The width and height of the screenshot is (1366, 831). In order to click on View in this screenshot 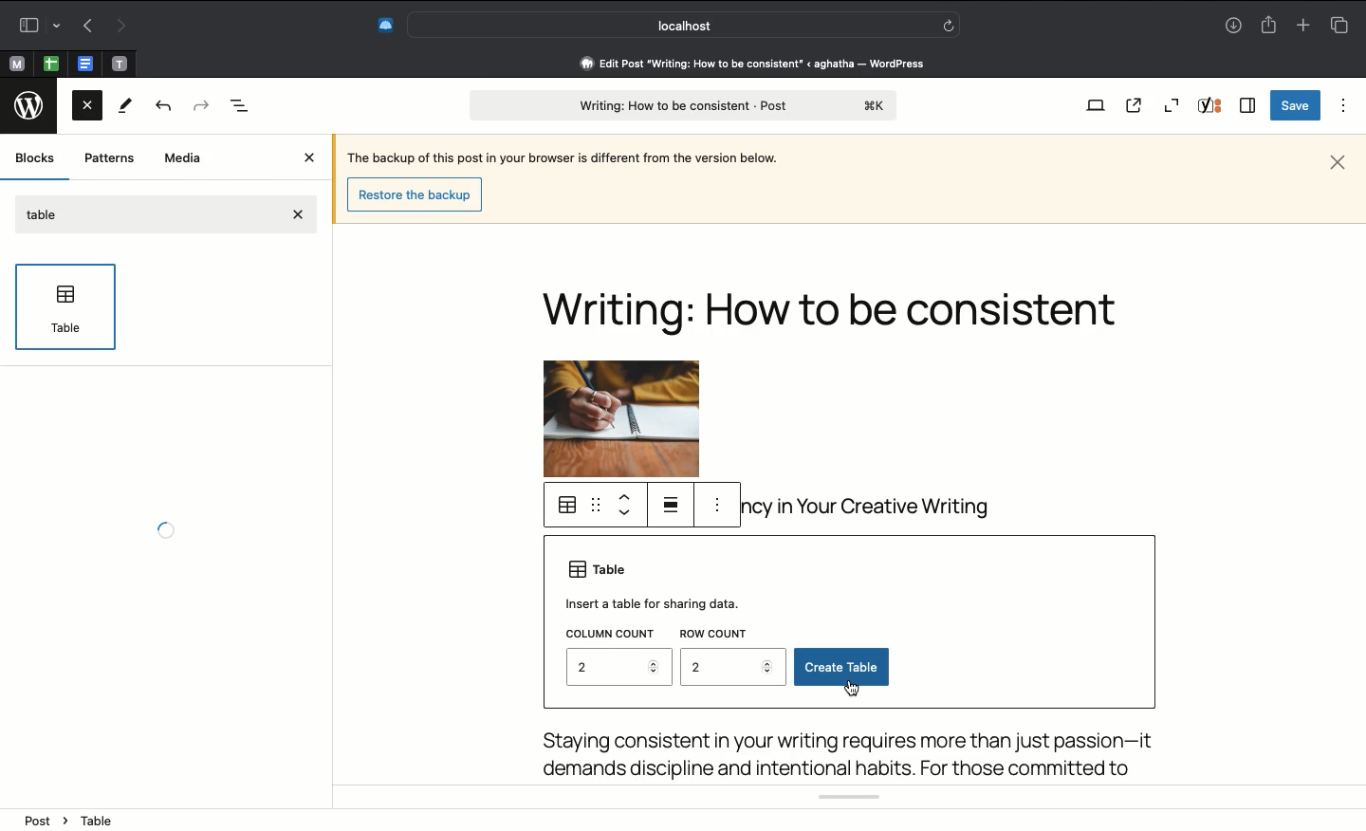, I will do `click(1092, 107)`.